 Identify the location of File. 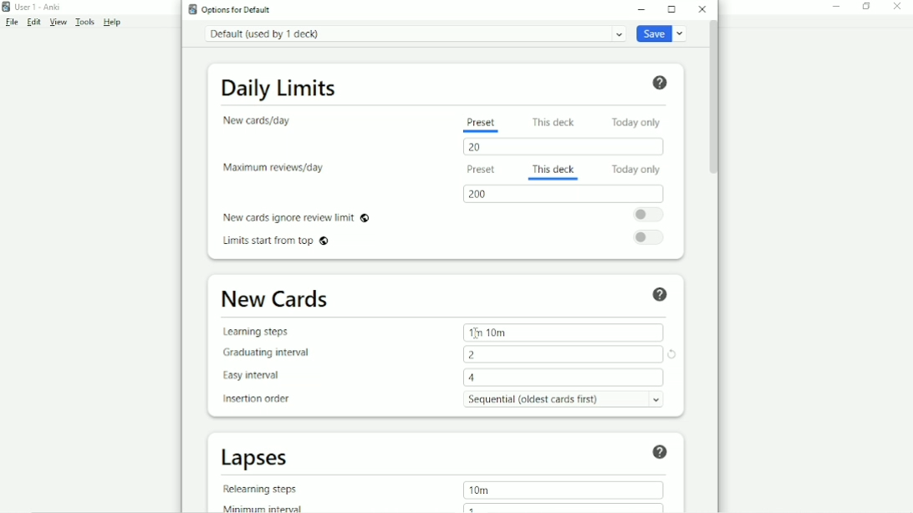
(13, 23).